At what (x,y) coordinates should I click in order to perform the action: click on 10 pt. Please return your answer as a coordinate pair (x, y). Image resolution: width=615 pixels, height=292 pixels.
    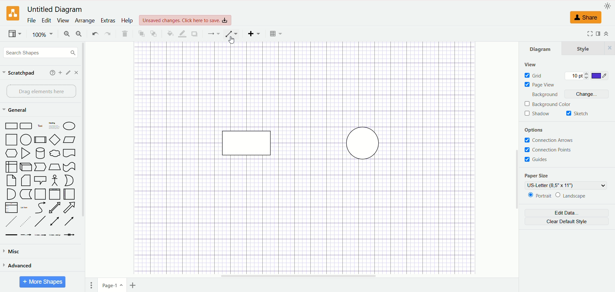
    Looking at the image, I should click on (577, 75).